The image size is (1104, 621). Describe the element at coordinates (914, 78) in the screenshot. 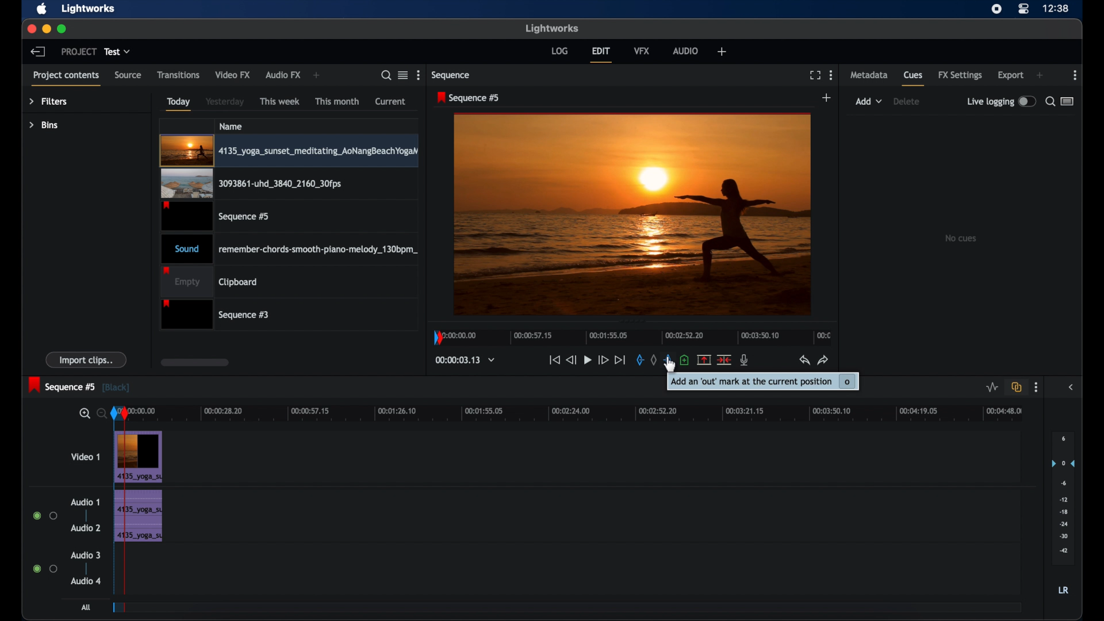

I see `cues` at that location.